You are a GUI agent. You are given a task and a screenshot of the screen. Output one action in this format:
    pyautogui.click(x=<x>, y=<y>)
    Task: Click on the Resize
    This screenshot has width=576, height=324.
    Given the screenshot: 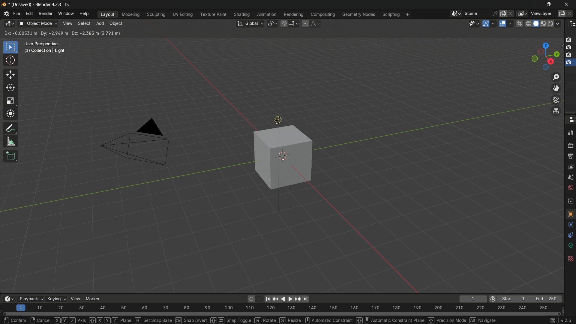 What is the action you would take?
    pyautogui.click(x=290, y=320)
    